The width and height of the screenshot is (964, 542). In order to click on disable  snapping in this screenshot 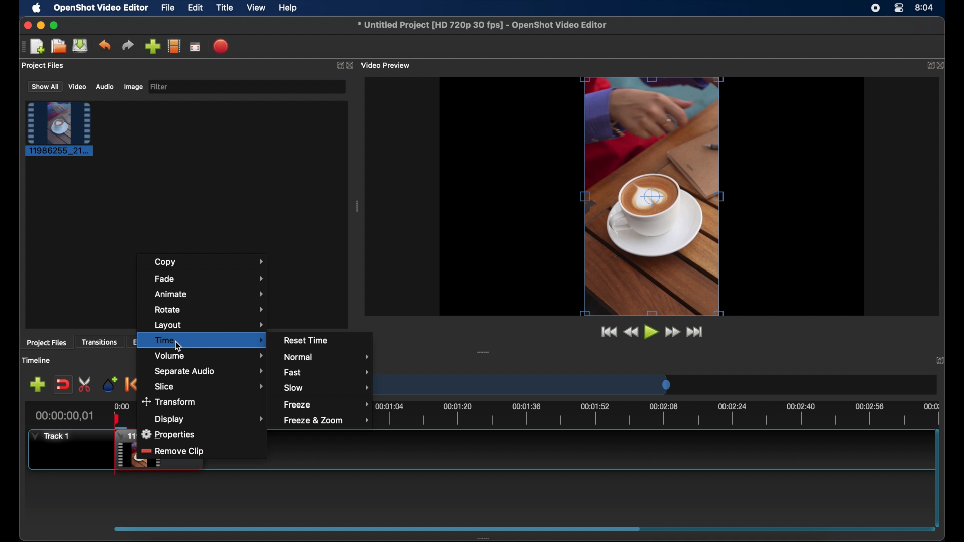, I will do `click(62, 384)`.